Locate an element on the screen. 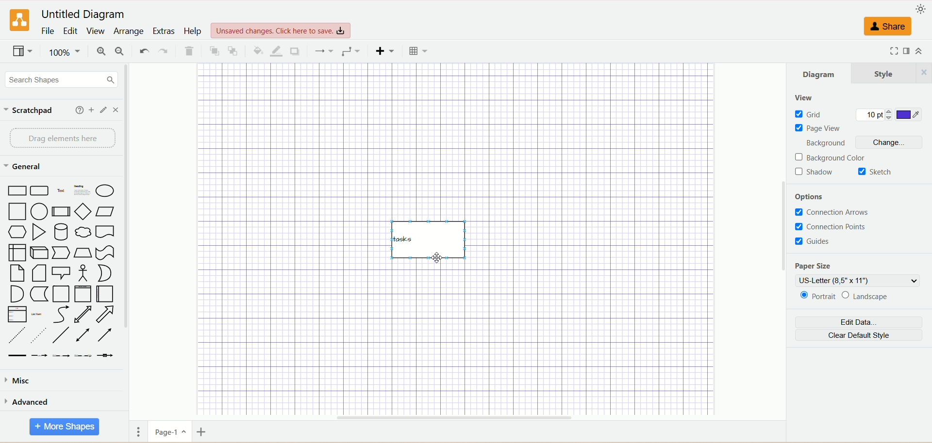 This screenshot has width=932, height=443. pages is located at coordinates (138, 433).